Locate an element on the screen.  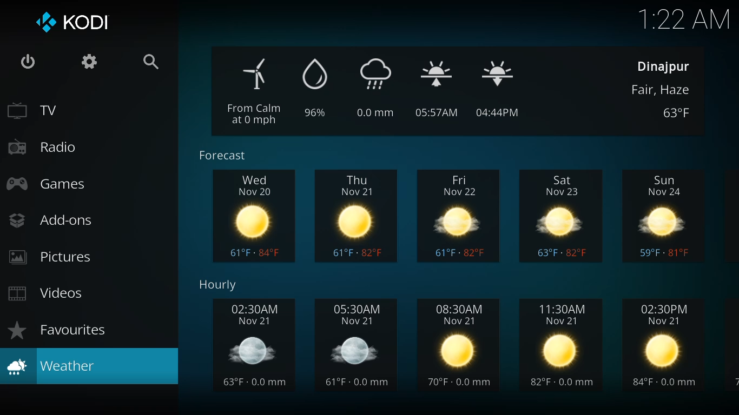
5:30 is located at coordinates (359, 345).